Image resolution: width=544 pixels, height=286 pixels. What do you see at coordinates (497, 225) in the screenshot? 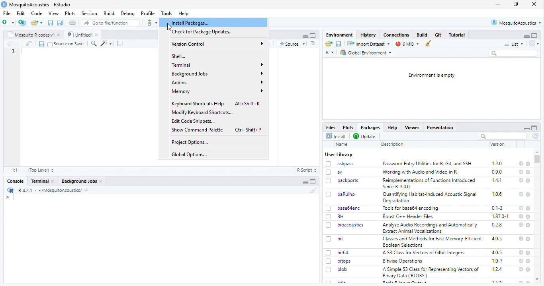
I see `028` at bounding box center [497, 225].